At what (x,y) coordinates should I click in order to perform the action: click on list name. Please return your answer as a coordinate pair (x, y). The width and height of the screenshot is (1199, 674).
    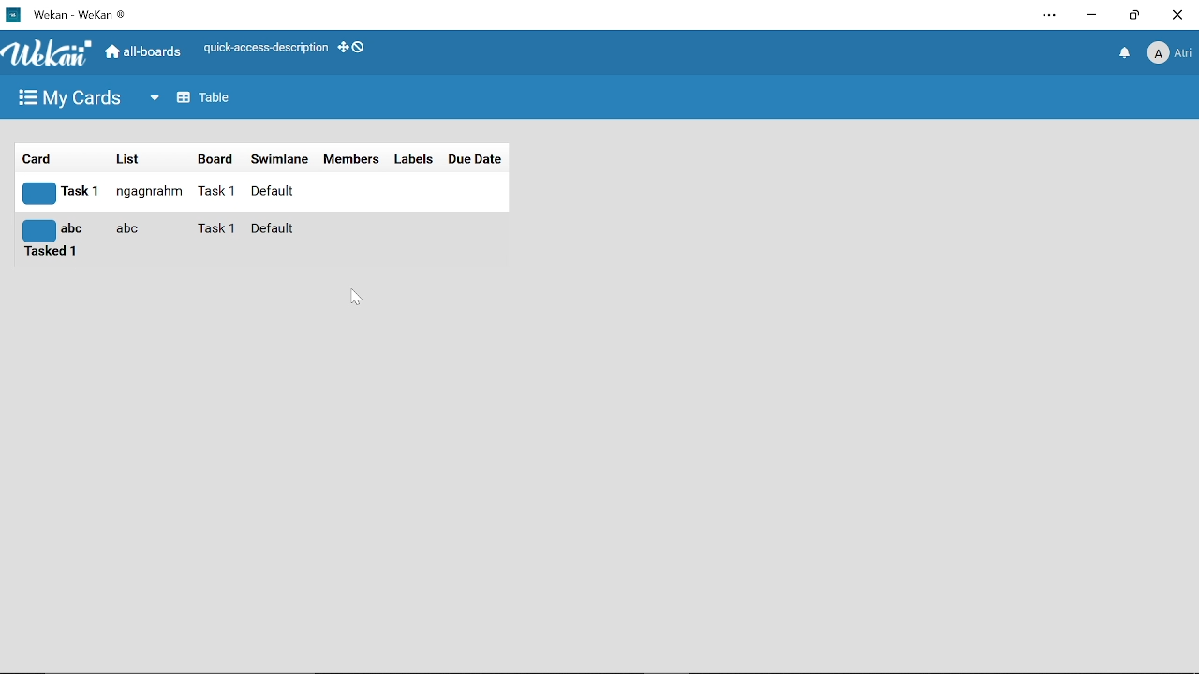
    Looking at the image, I should click on (132, 229).